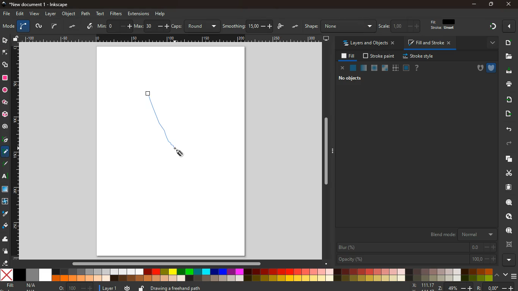 The height and width of the screenshot is (291, 518). What do you see at coordinates (16, 151) in the screenshot?
I see `Scale` at bounding box center [16, 151].